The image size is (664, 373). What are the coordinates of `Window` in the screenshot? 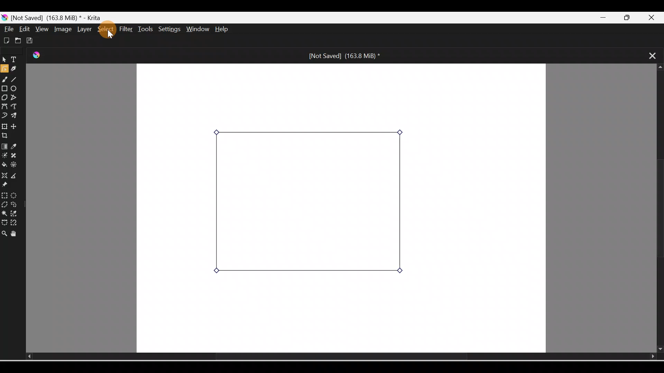 It's located at (199, 30).